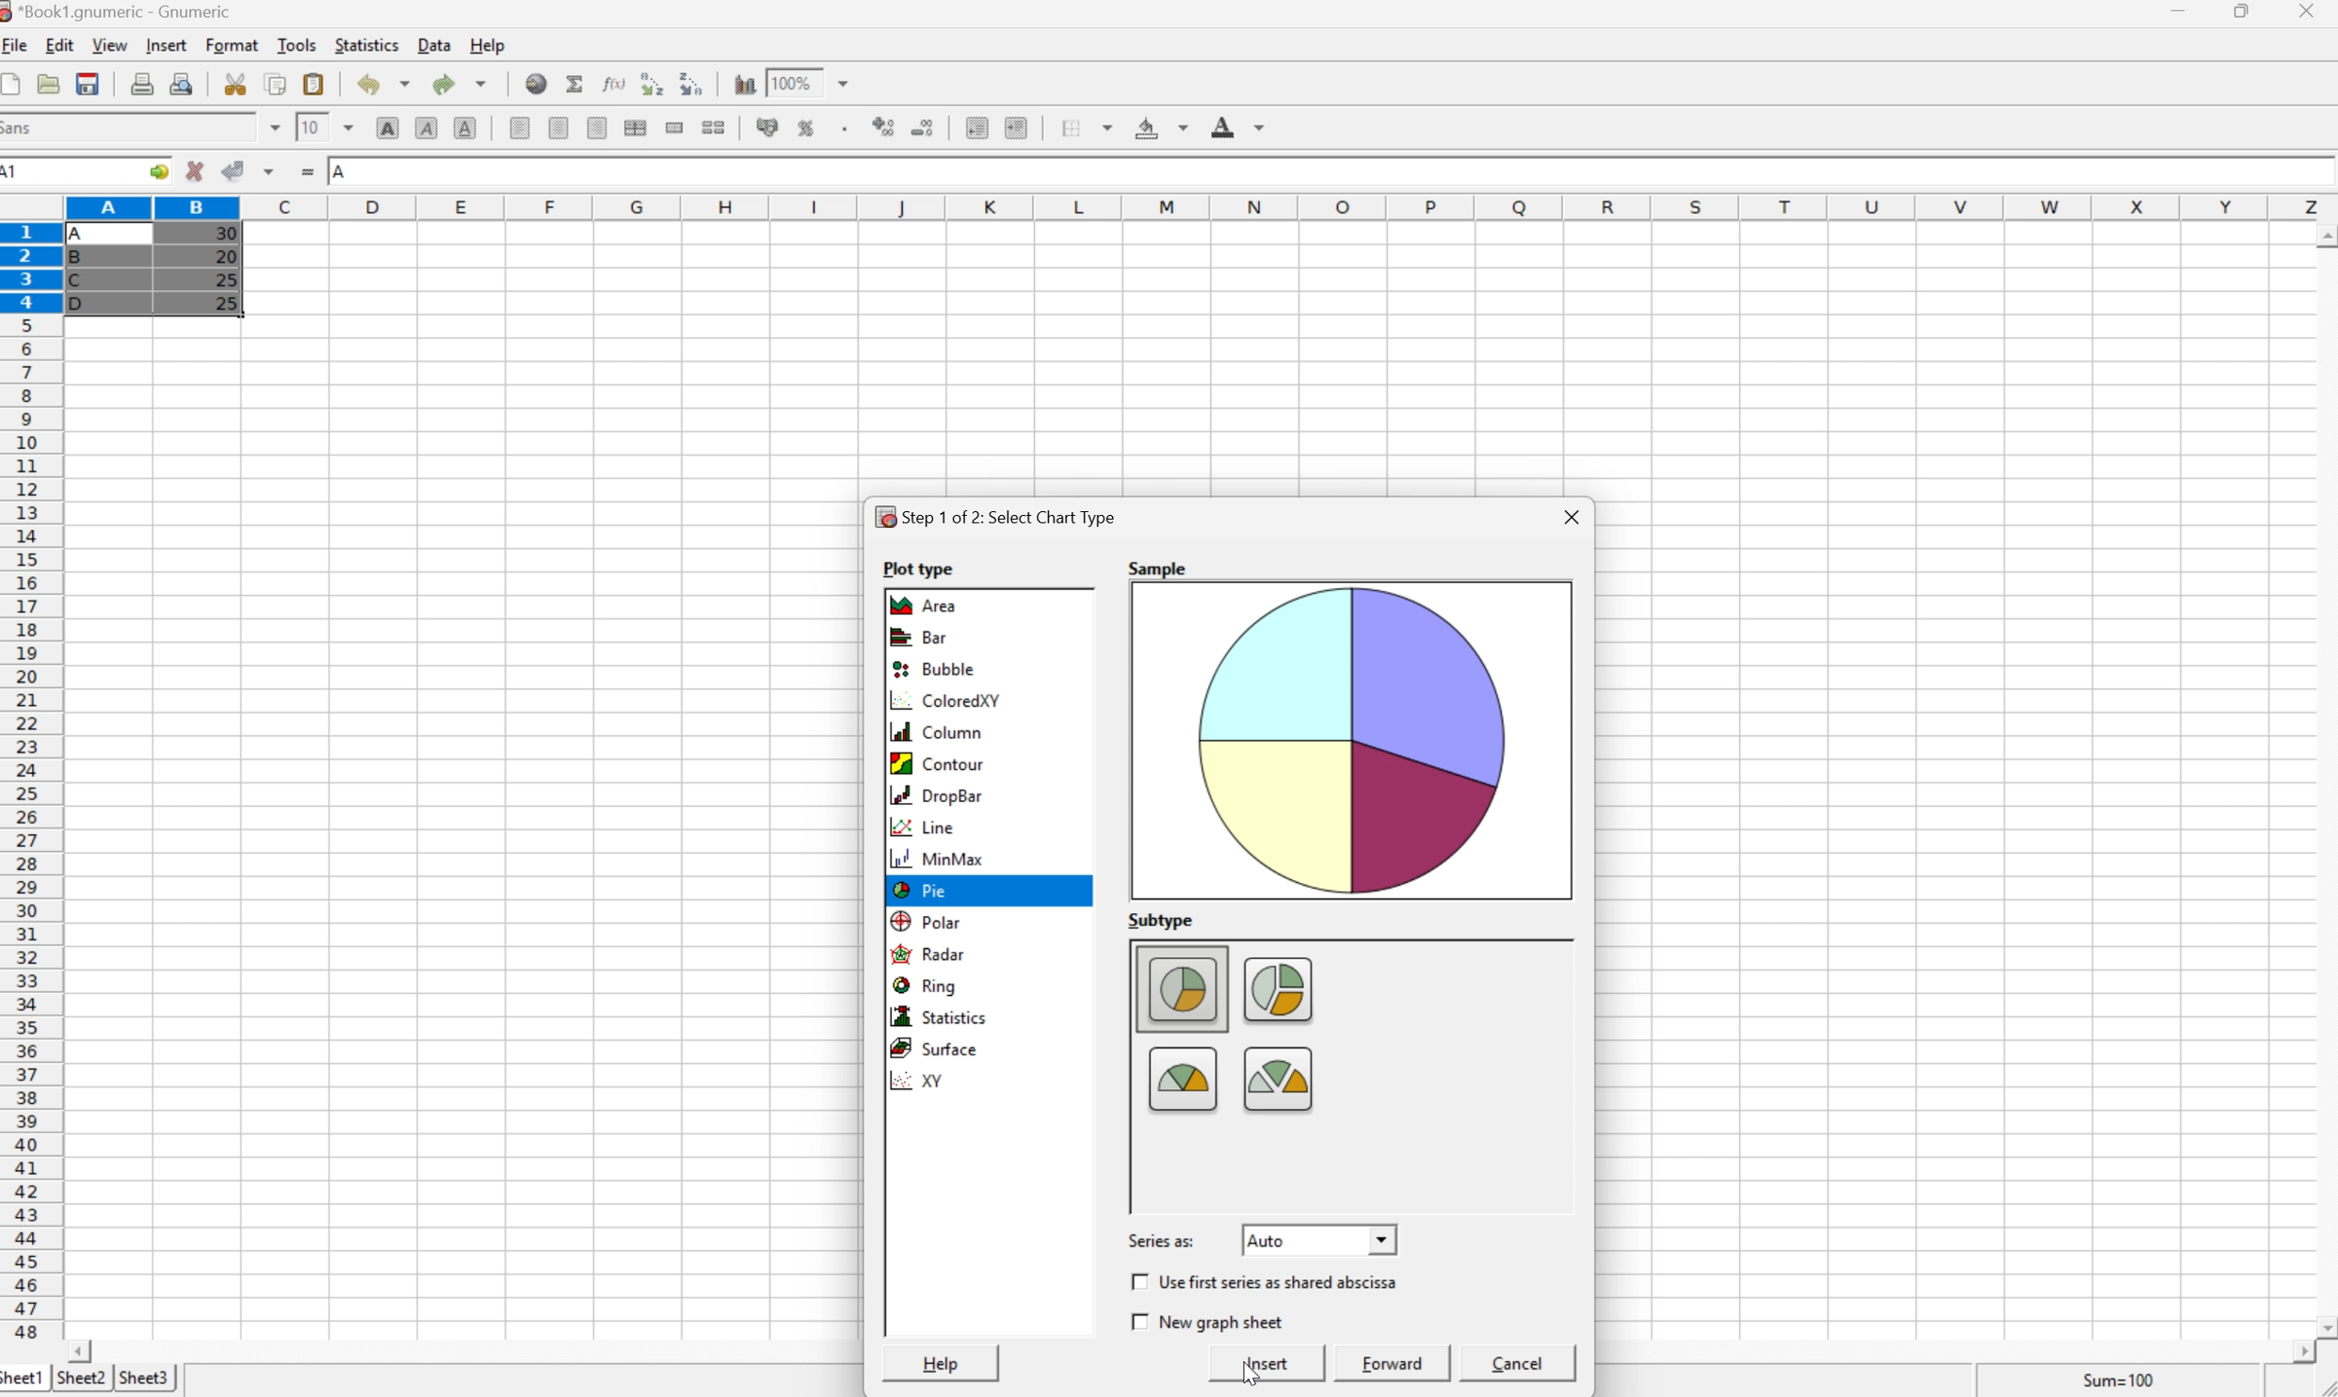  Describe the element at coordinates (272, 127) in the screenshot. I see `Drop Down` at that location.